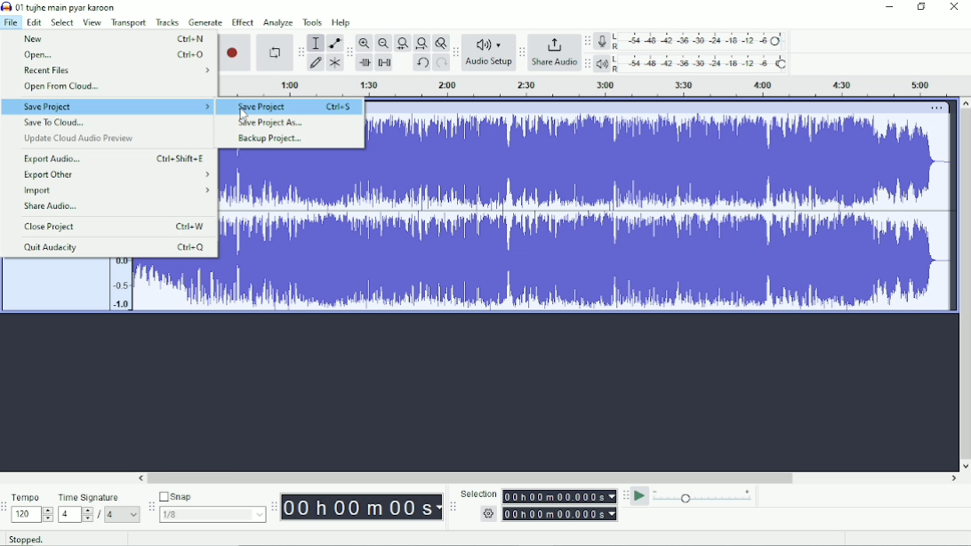 The width and height of the screenshot is (971, 546). I want to click on Snap, so click(211, 507).